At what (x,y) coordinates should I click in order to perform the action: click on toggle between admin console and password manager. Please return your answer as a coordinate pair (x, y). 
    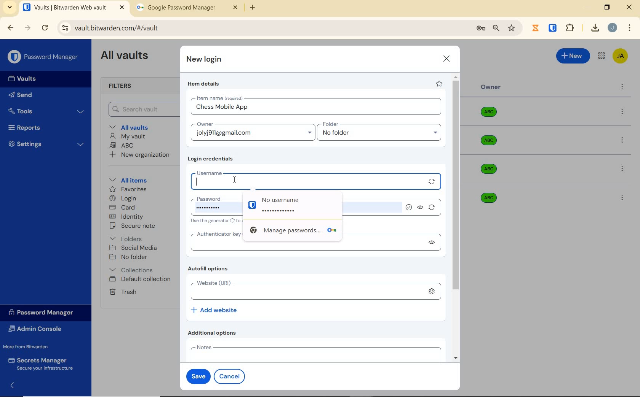
    Looking at the image, I should click on (601, 56).